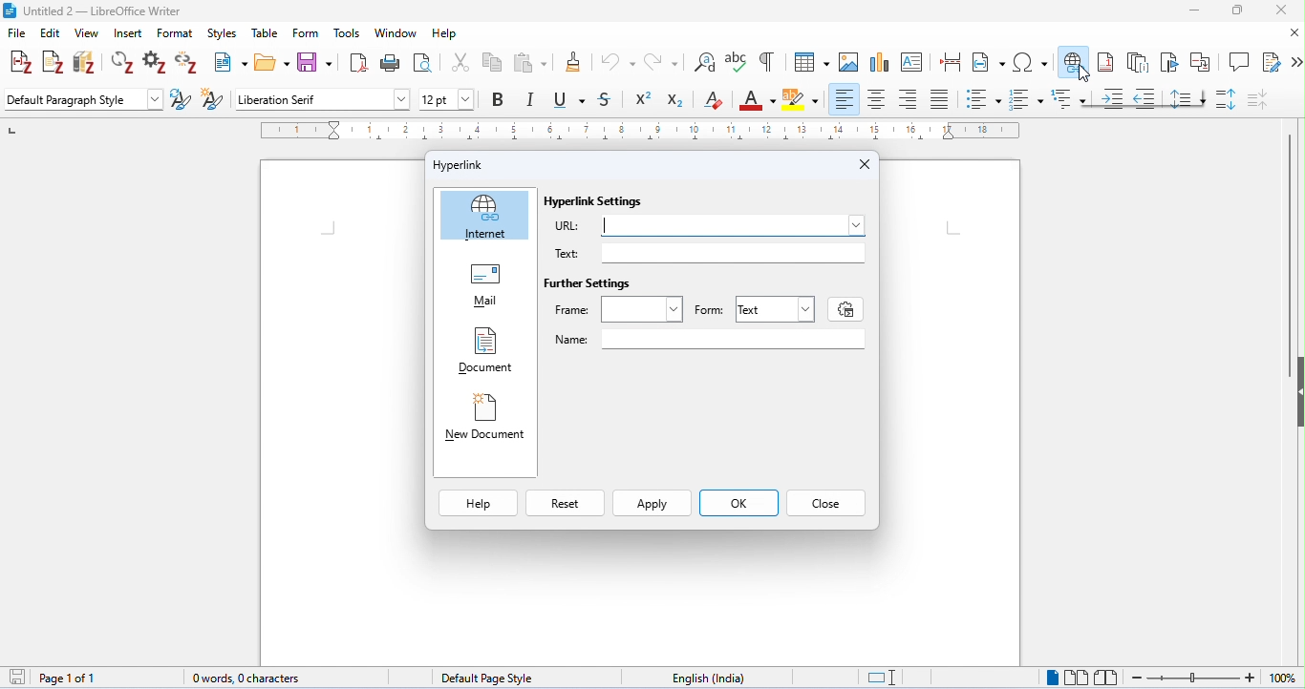 This screenshot has height=689, width=1305. Describe the element at coordinates (1172, 62) in the screenshot. I see `insert bookmark` at that location.